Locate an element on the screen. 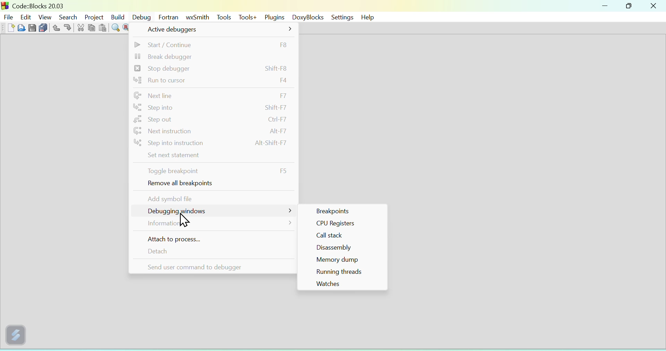  paste is located at coordinates (102, 28).